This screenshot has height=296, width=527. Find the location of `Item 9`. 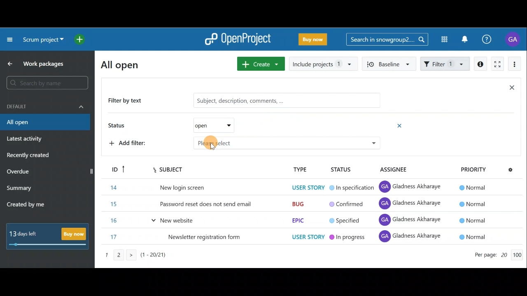

Item 9 is located at coordinates (302, 237).